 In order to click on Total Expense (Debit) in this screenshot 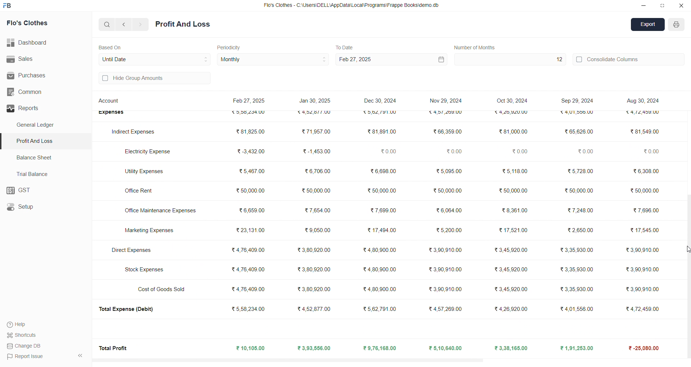, I will do `click(130, 309)`.